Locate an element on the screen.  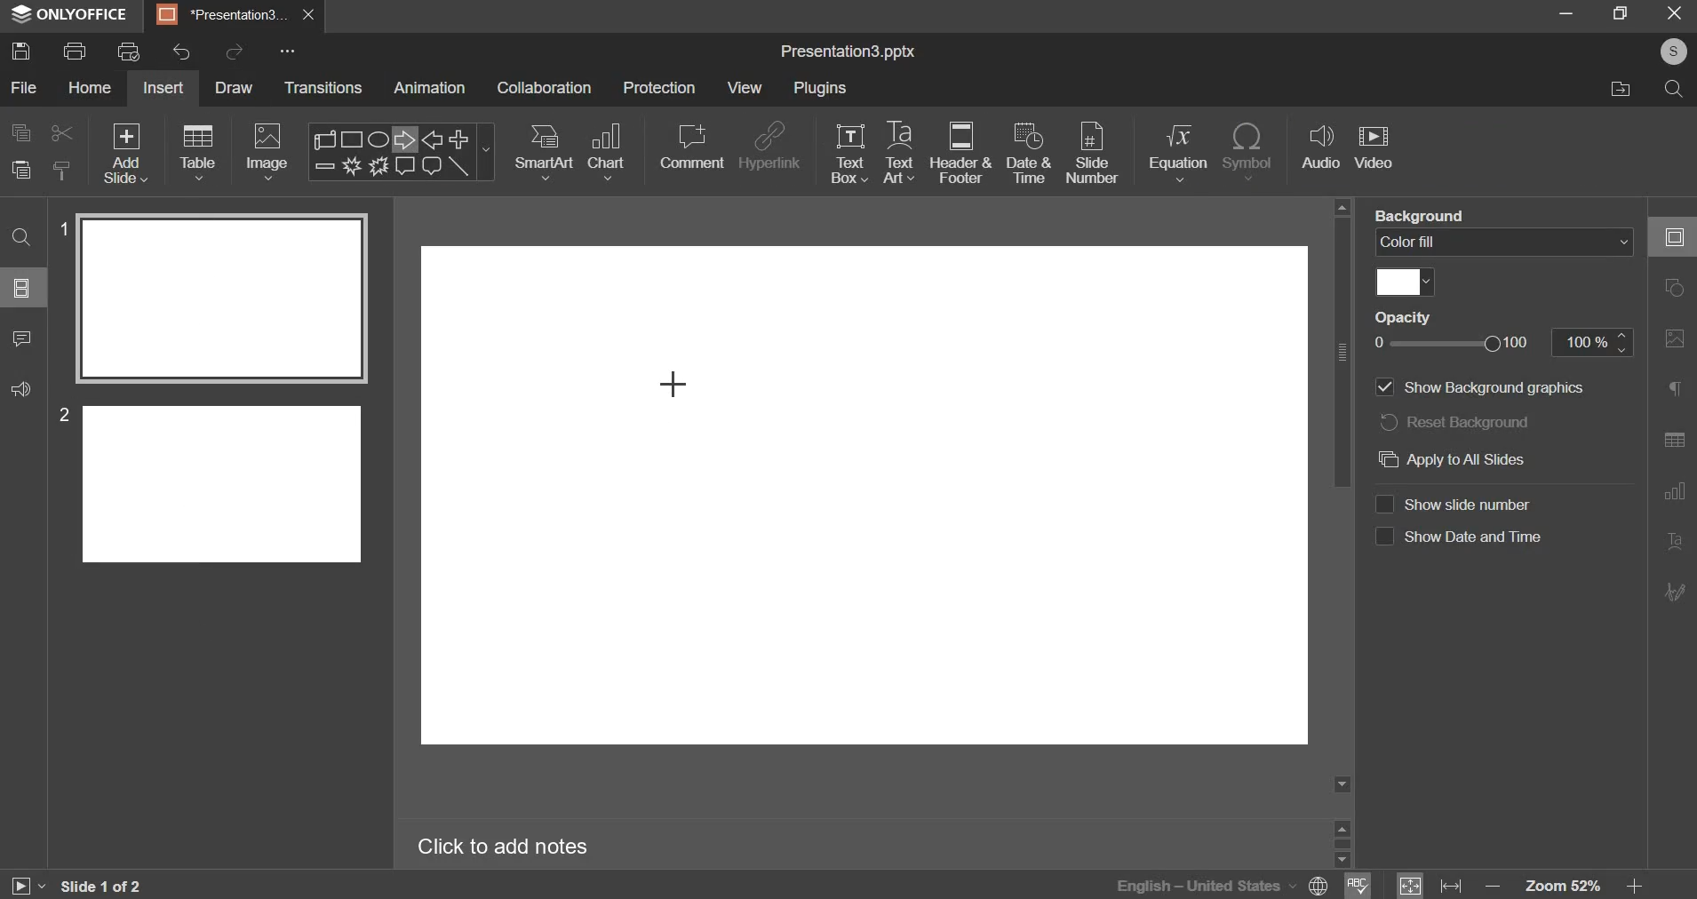
paste is located at coordinates (63, 169).